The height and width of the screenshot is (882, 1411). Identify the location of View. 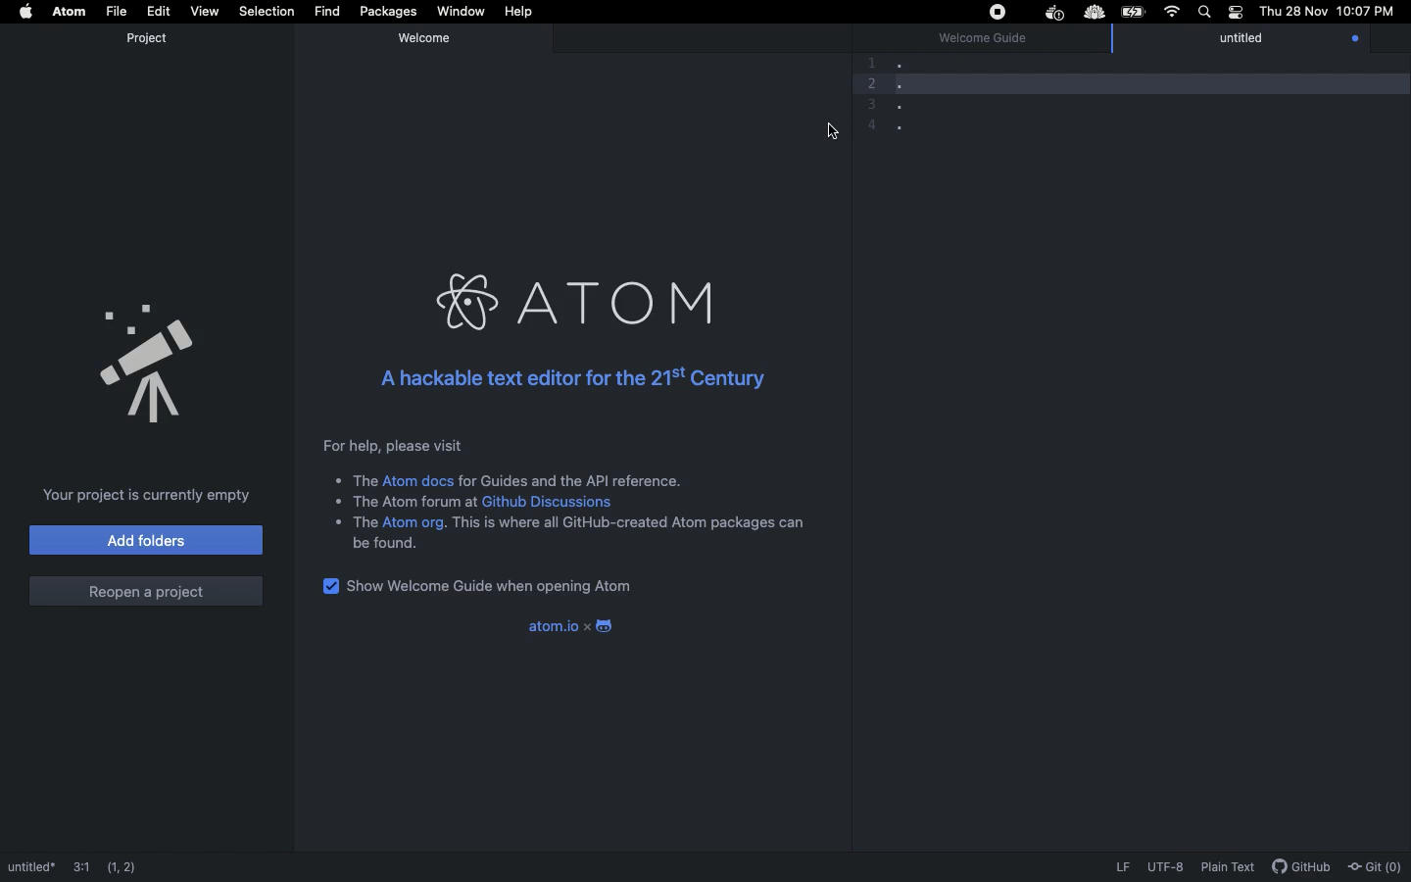
(202, 10).